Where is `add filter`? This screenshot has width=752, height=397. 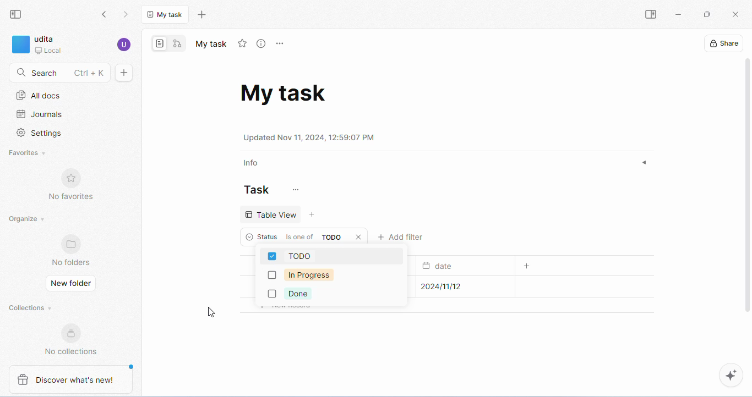 add filter is located at coordinates (400, 236).